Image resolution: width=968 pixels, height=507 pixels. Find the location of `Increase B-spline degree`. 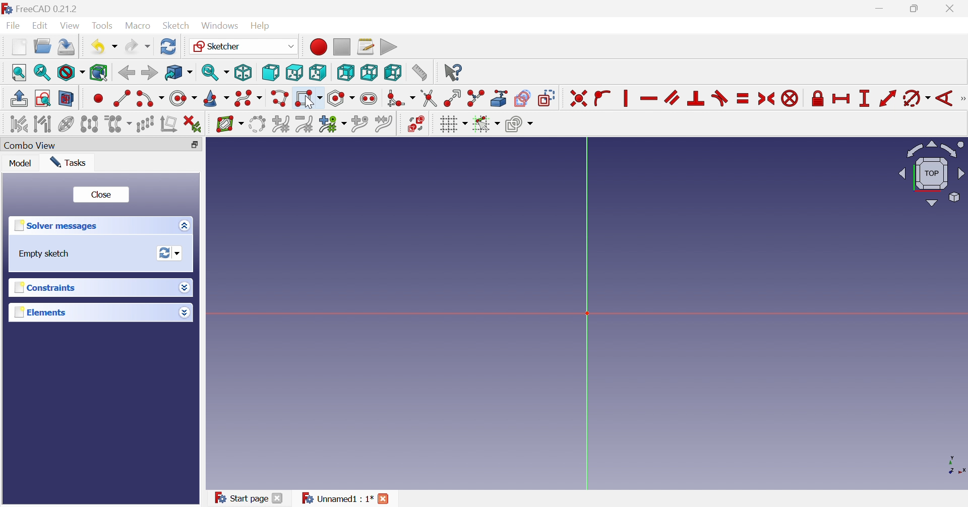

Increase B-spline degree is located at coordinates (280, 123).